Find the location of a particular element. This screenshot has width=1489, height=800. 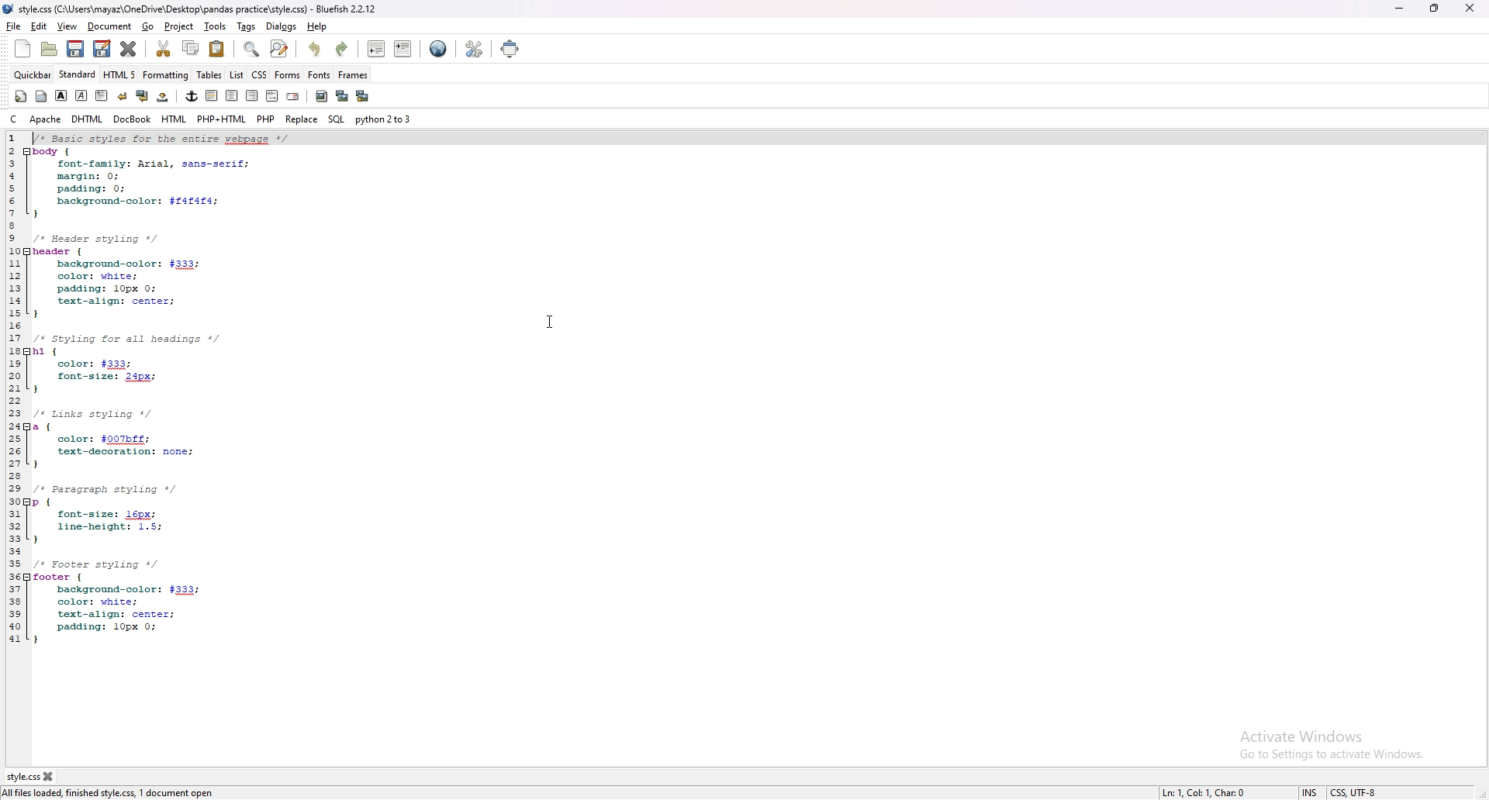

tools is located at coordinates (216, 27).